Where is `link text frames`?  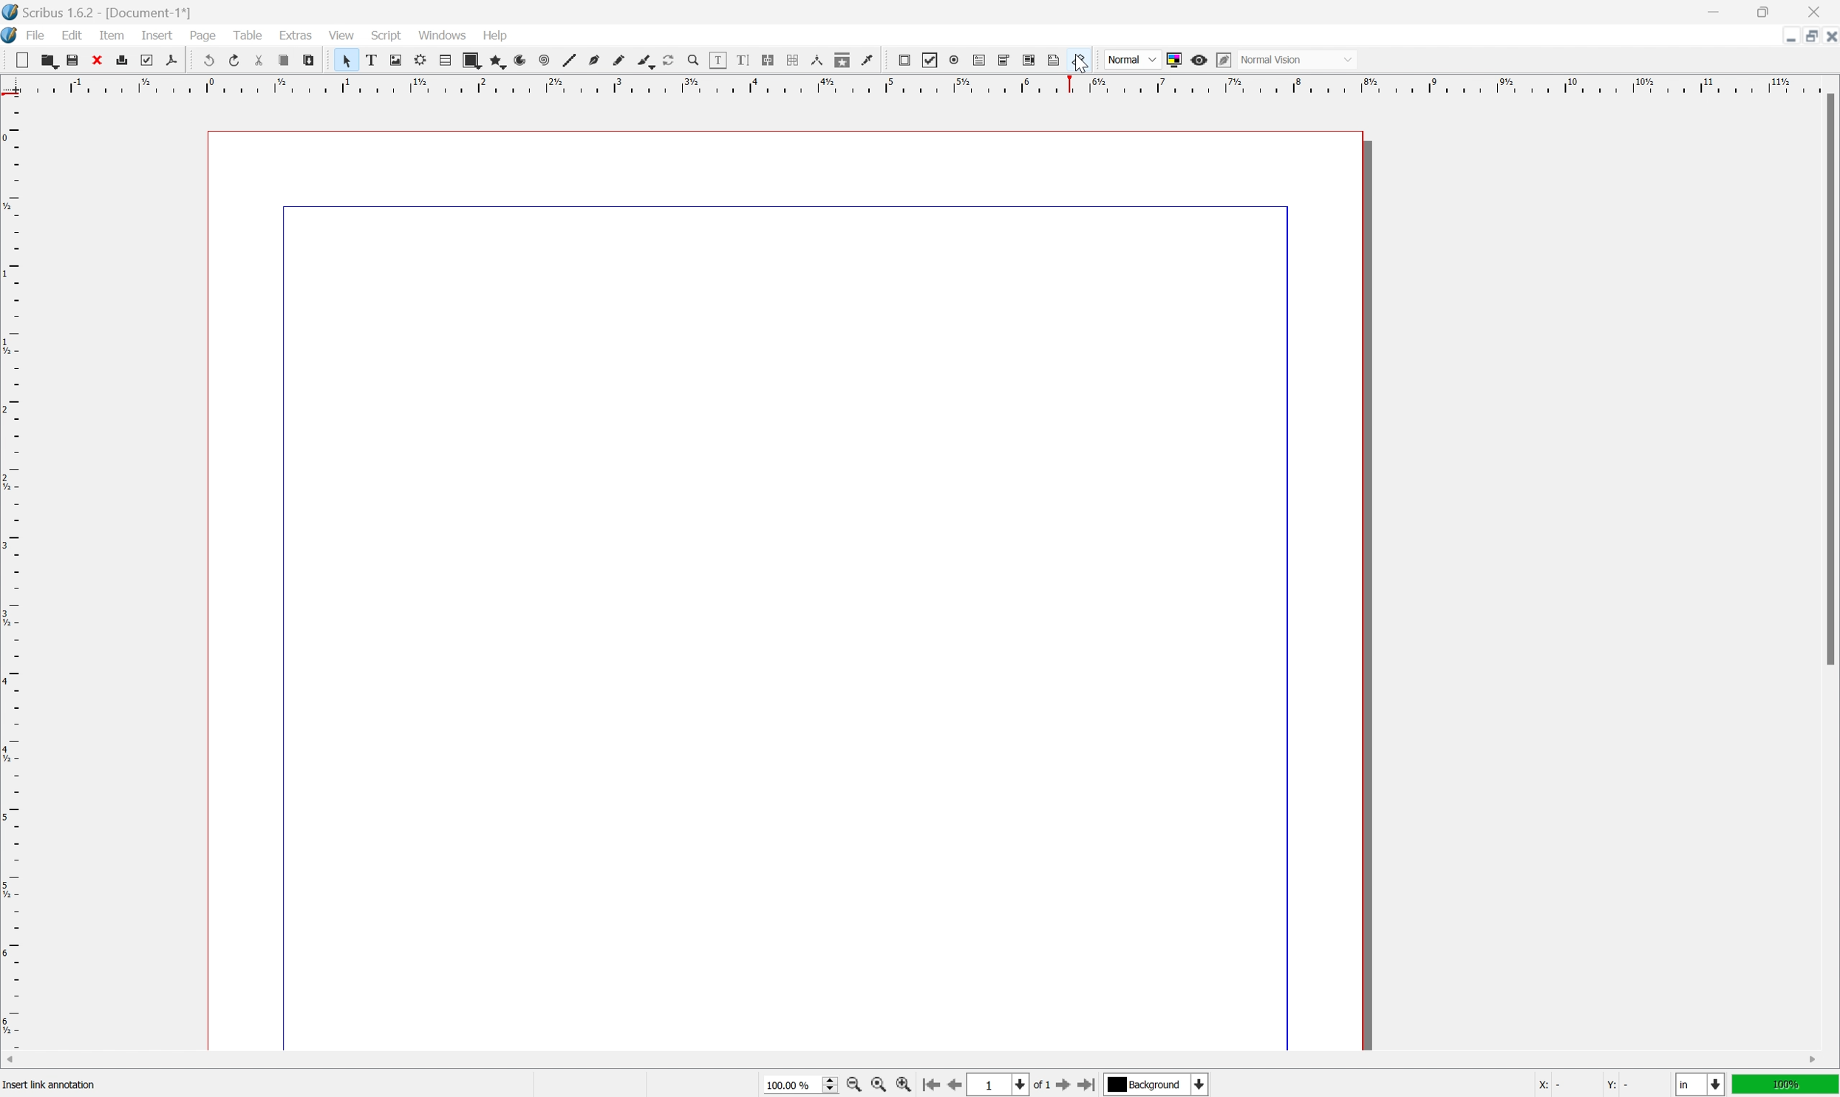 link text frames is located at coordinates (769, 60).